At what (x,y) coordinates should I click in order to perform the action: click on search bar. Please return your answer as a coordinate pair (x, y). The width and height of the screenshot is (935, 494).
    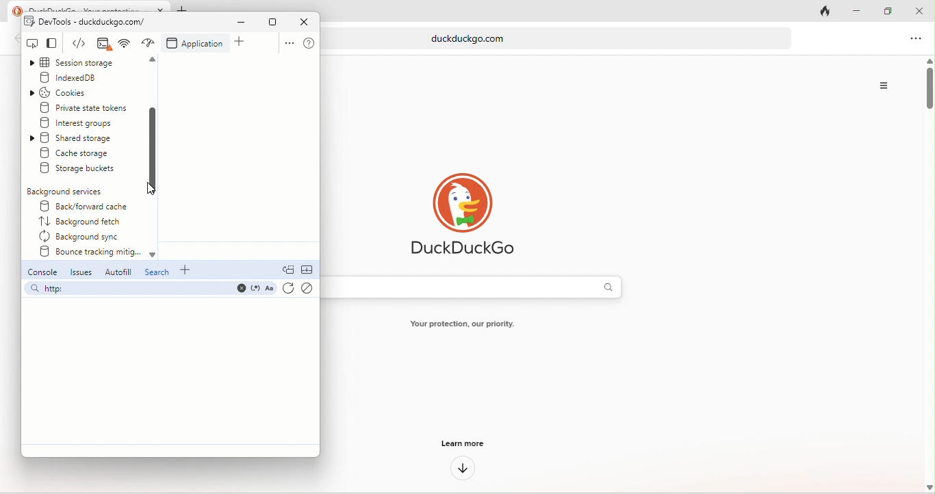
    Looking at the image, I should click on (479, 287).